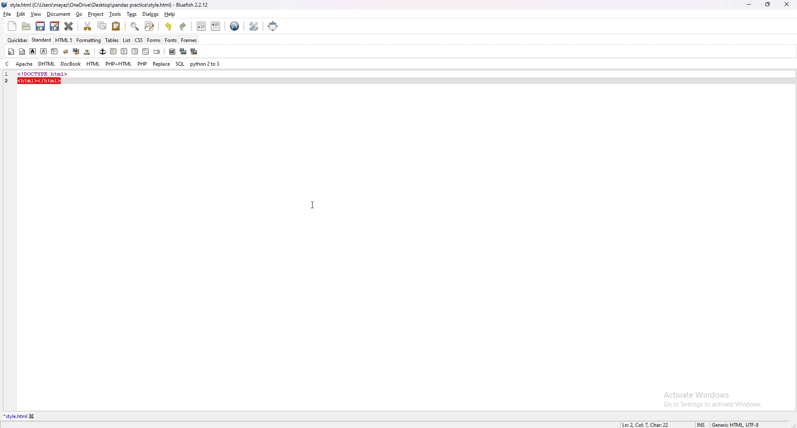 The height and width of the screenshot is (428, 797). I want to click on fonts, so click(171, 40).